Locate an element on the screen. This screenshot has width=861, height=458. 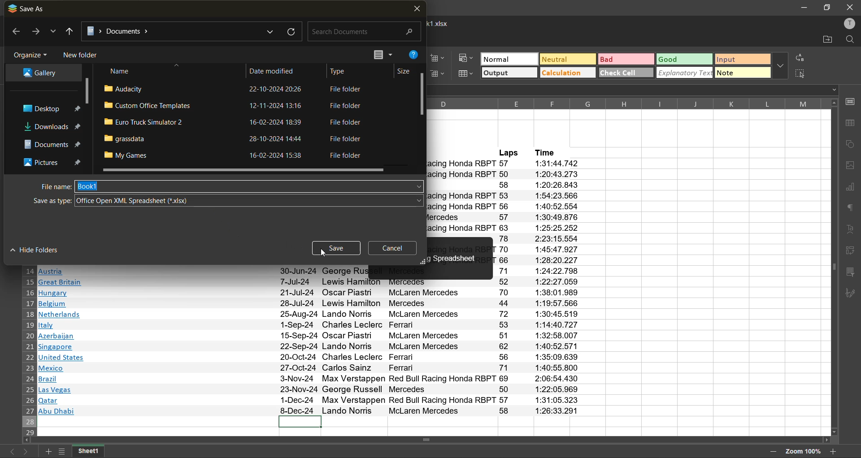
good is located at coordinates (685, 59).